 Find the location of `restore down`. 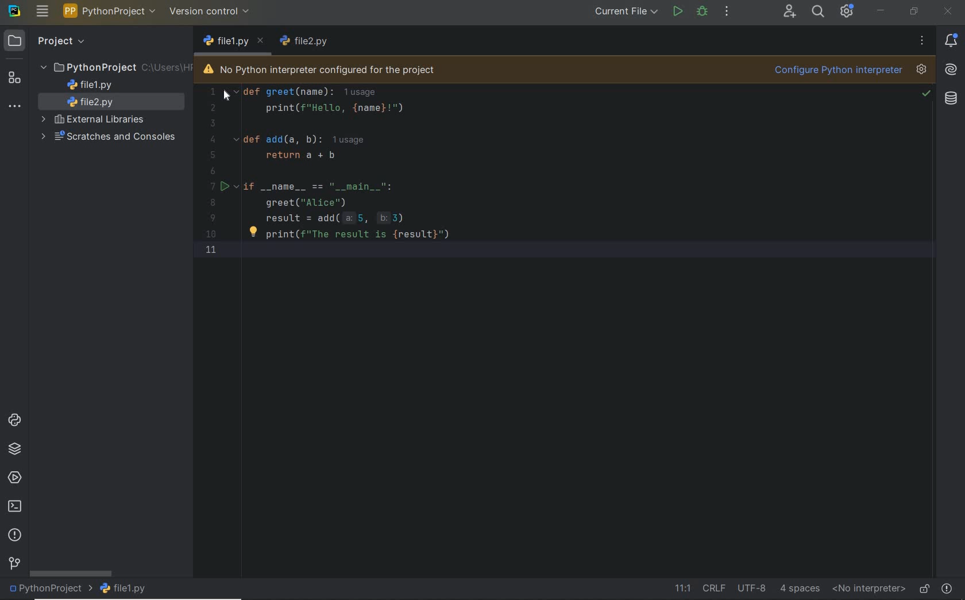

restore down is located at coordinates (913, 11).